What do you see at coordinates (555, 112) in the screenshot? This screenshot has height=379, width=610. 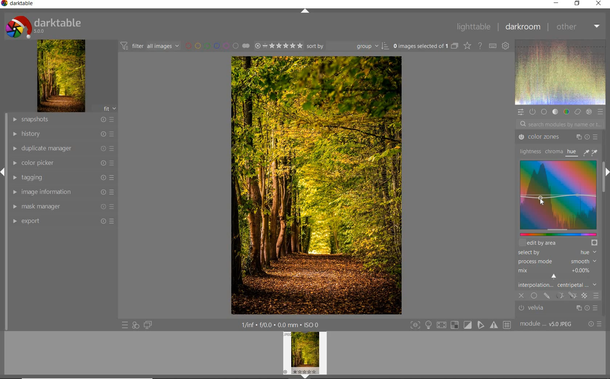 I see `TONE ` at bounding box center [555, 112].